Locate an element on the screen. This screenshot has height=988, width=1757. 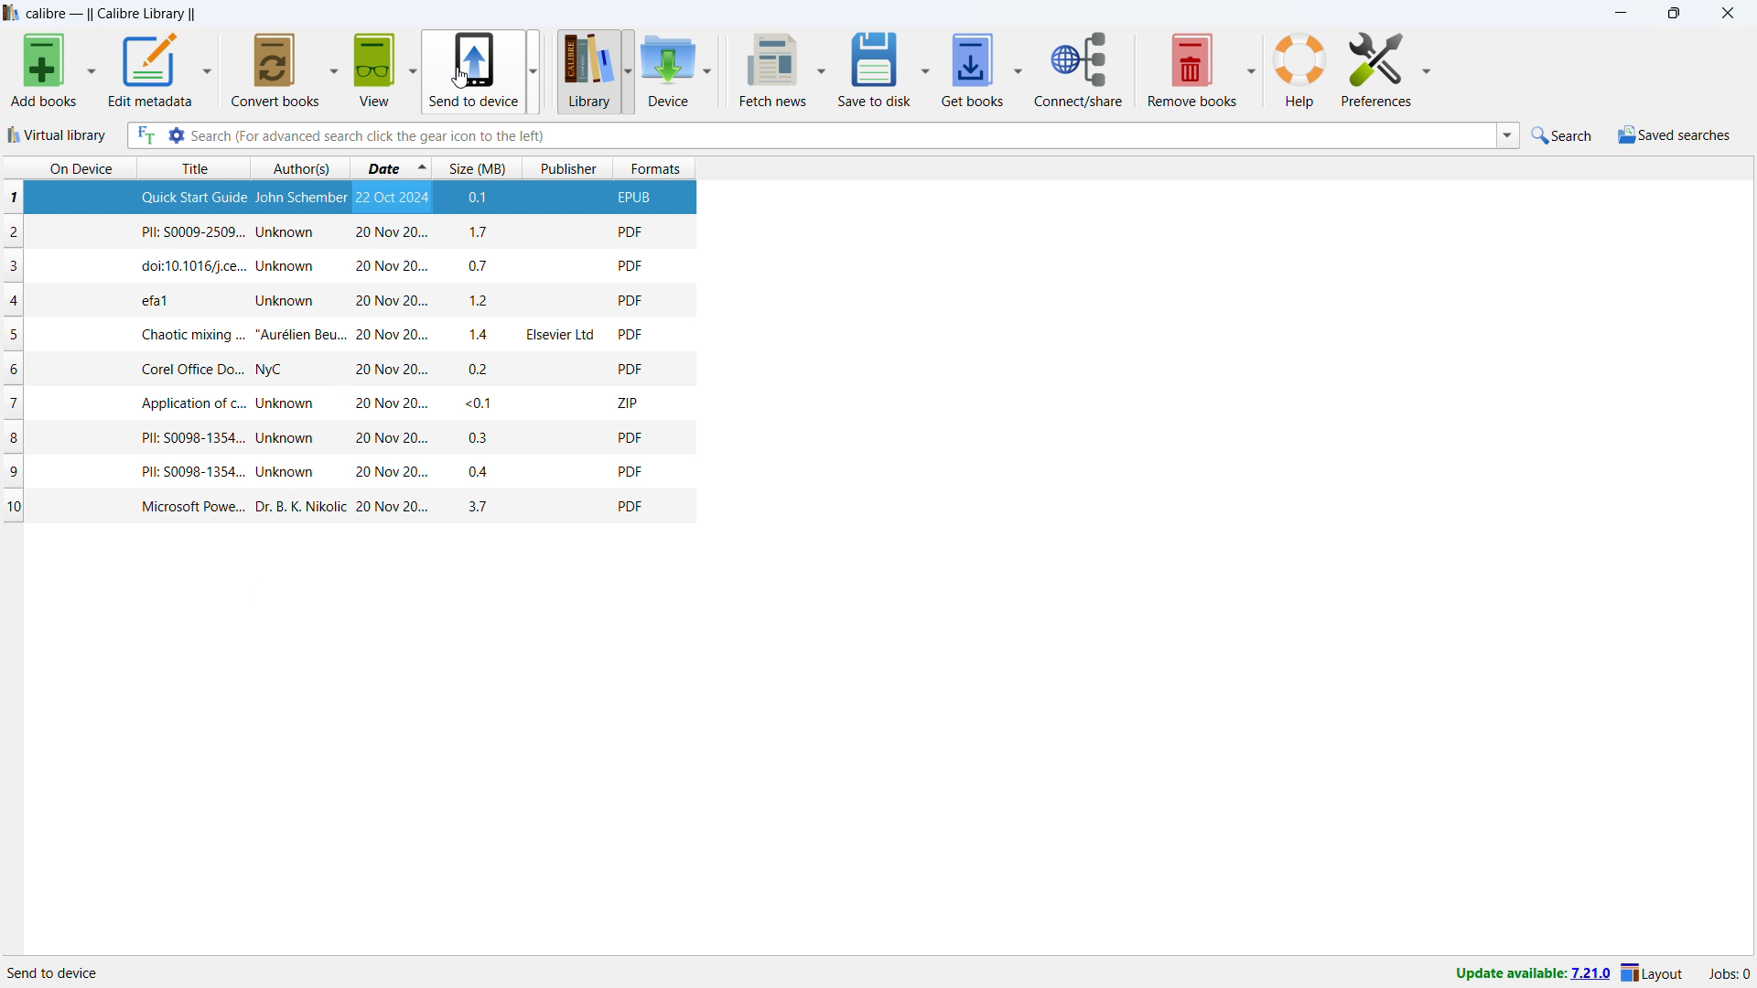
layout is located at coordinates (1653, 974).